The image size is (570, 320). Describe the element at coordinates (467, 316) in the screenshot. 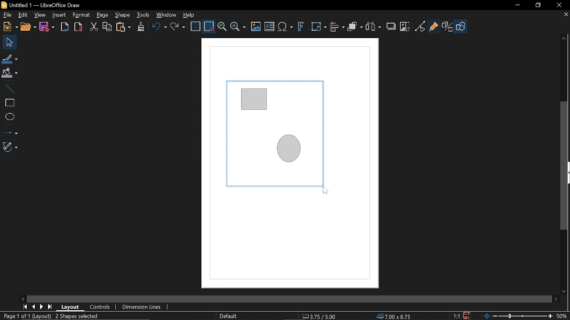

I see `Save` at that location.